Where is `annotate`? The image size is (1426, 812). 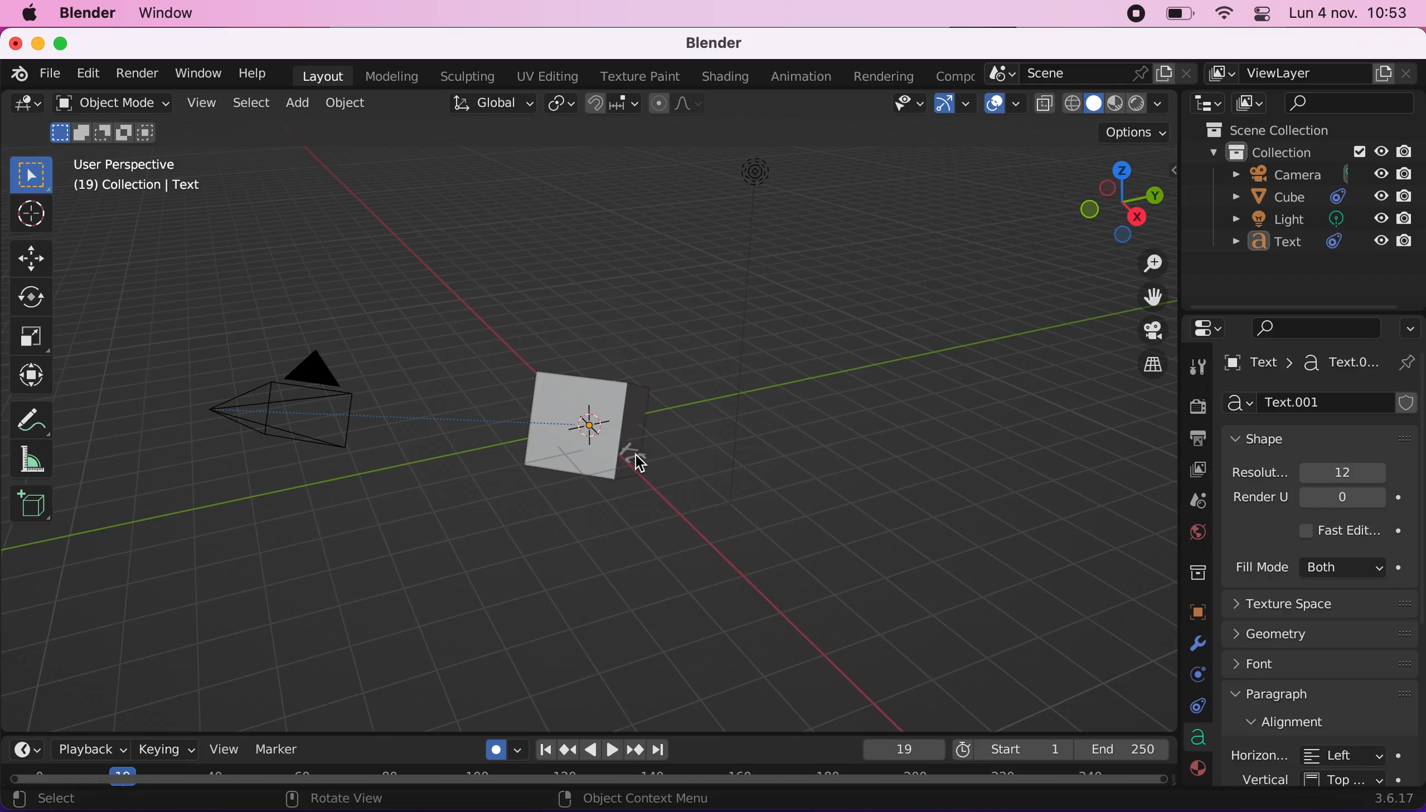 annotate is located at coordinates (34, 419).